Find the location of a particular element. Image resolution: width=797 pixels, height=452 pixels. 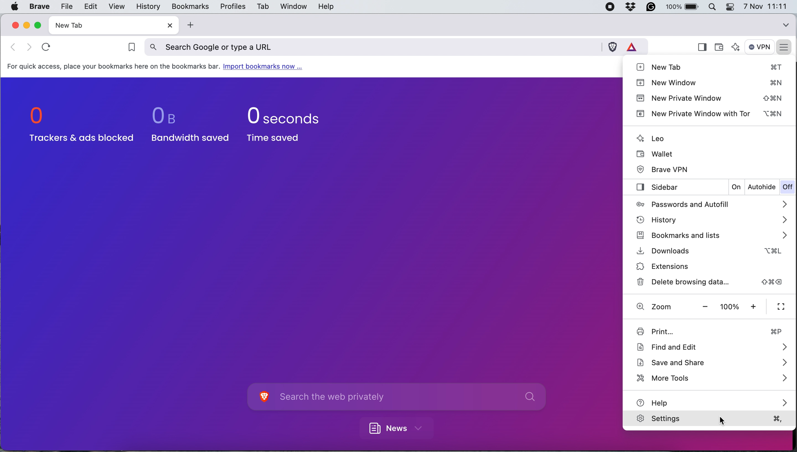

extensions is located at coordinates (684, 266).